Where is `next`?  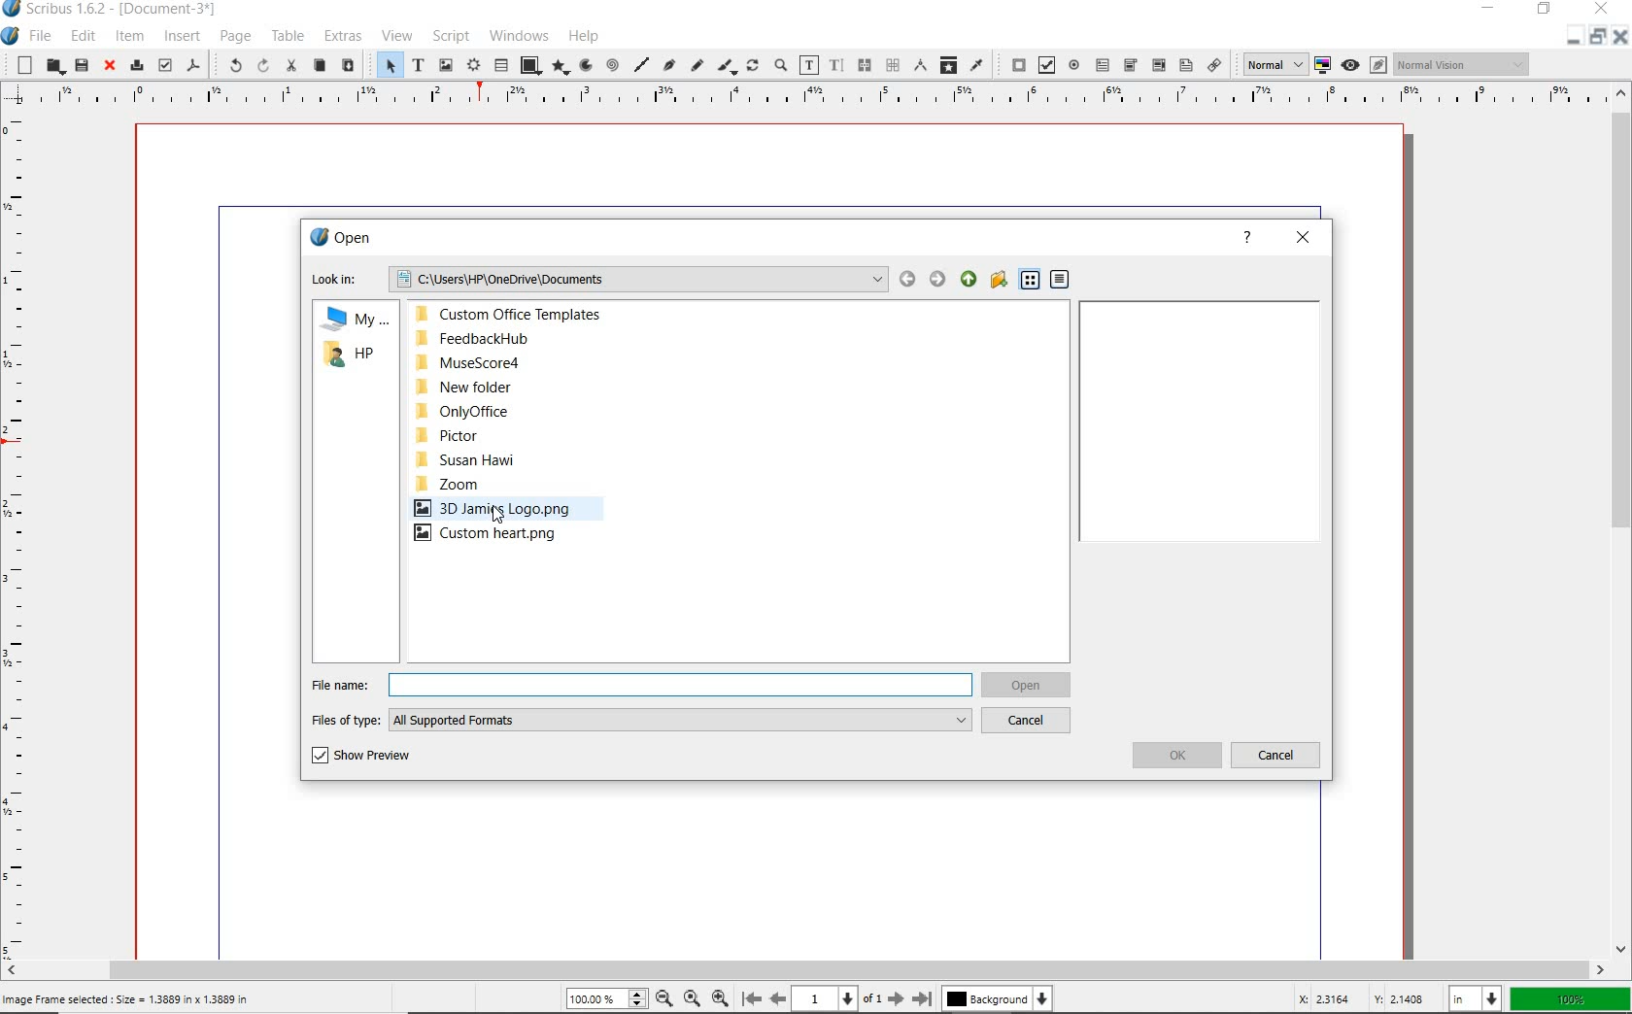 next is located at coordinates (895, 999).